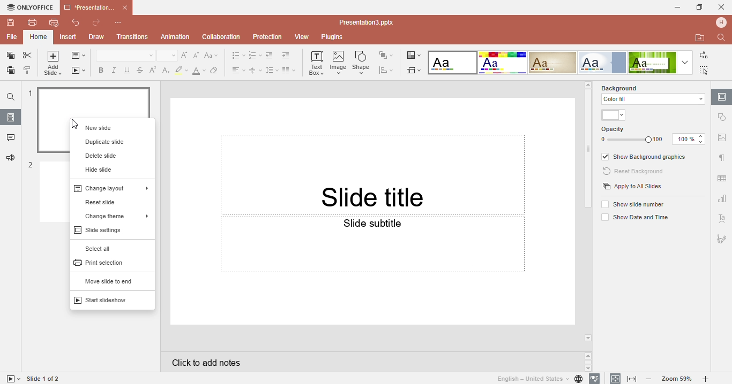  I want to click on Font color, so click(199, 70).